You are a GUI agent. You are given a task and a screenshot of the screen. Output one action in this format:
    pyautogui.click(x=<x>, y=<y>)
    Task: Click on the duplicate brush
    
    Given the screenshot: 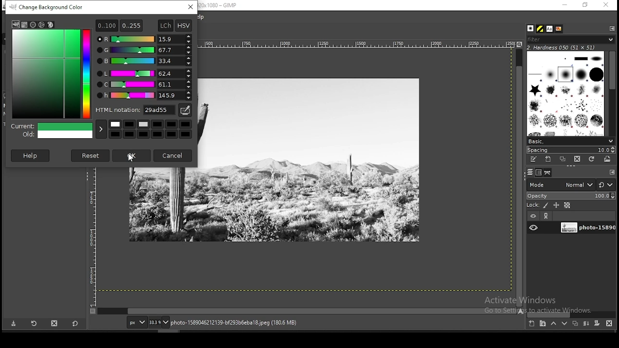 What is the action you would take?
    pyautogui.click(x=562, y=159)
    